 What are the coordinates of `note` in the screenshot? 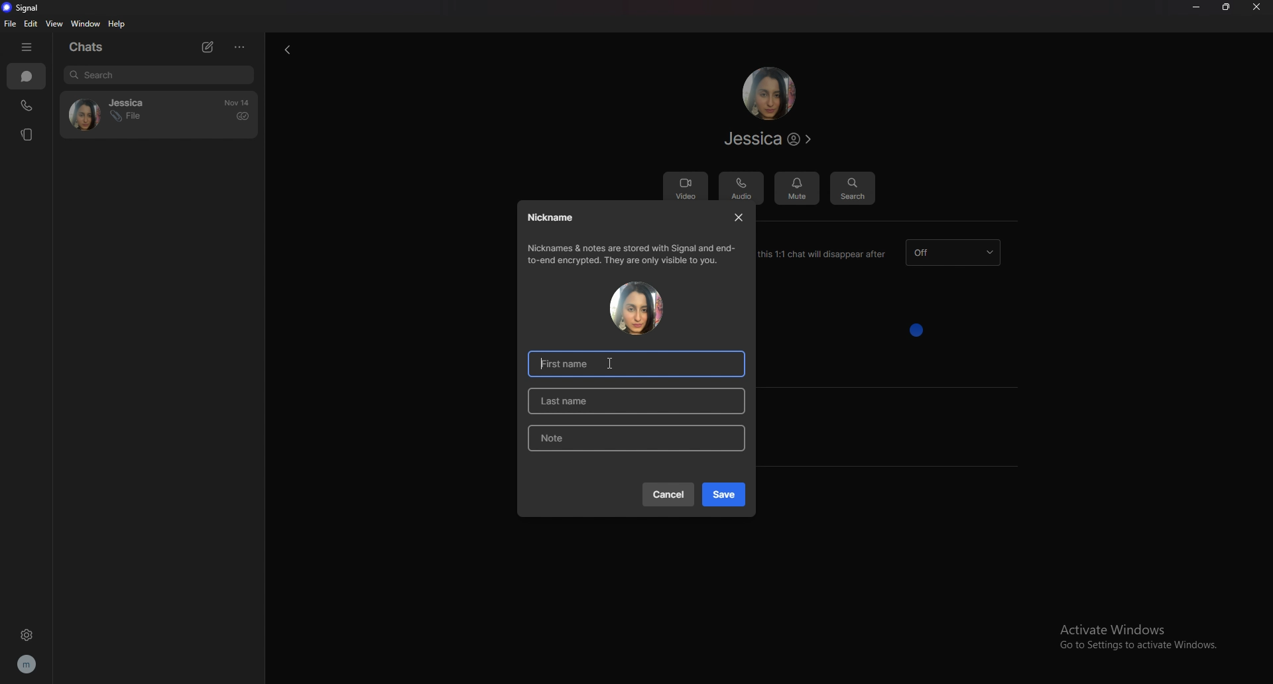 It's located at (633, 438).